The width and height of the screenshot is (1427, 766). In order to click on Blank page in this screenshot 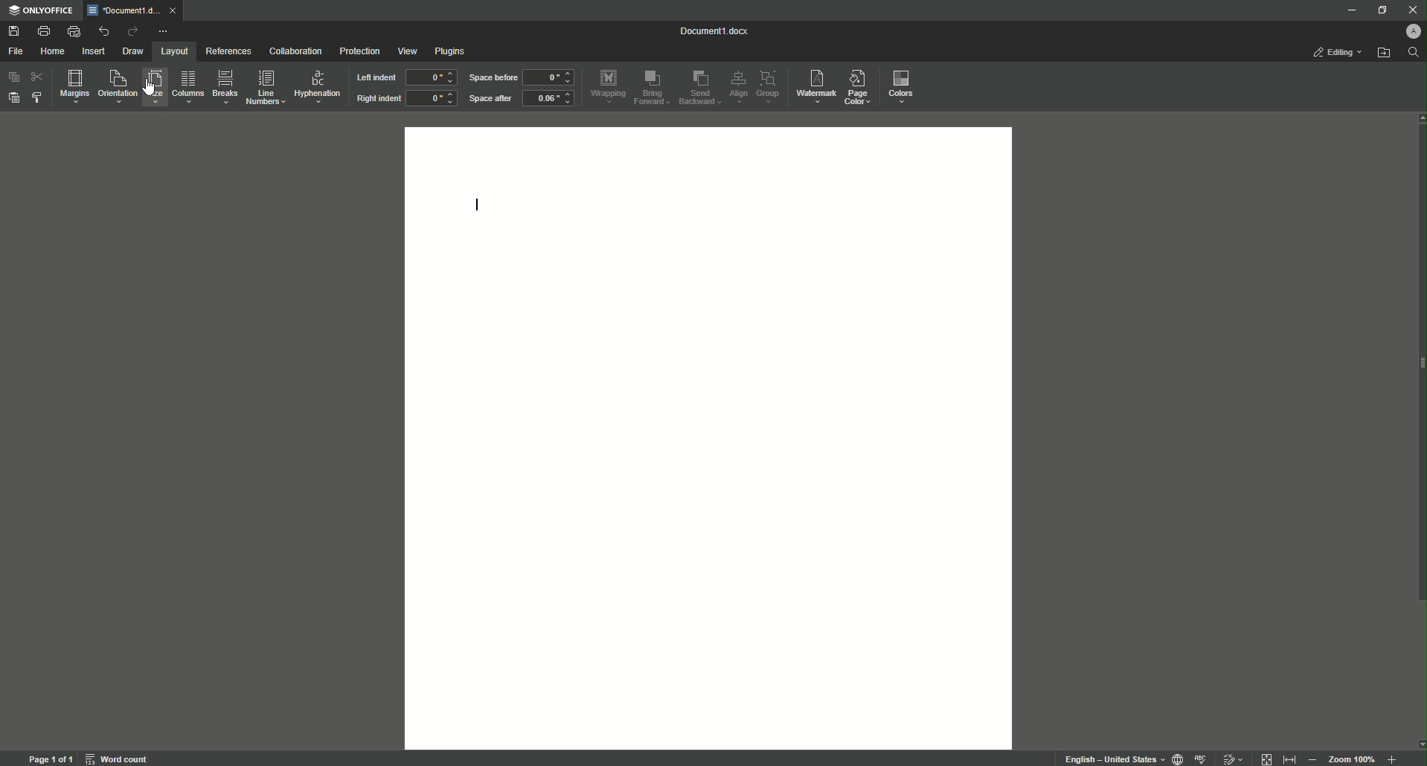, I will do `click(711, 438)`.